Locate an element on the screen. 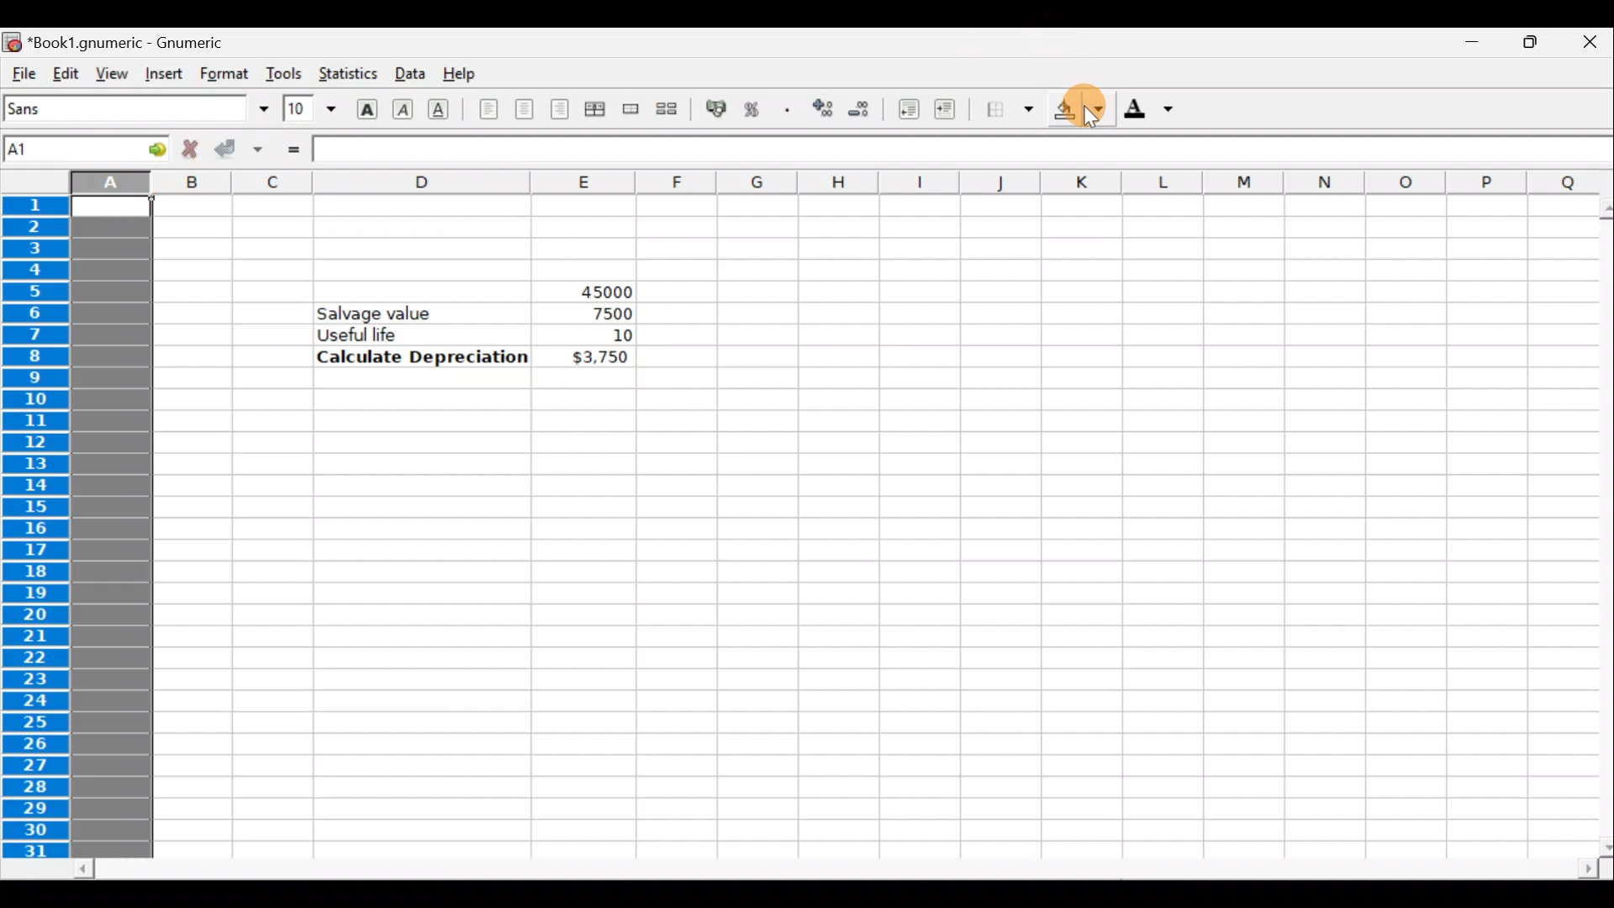  Help is located at coordinates (465, 75).